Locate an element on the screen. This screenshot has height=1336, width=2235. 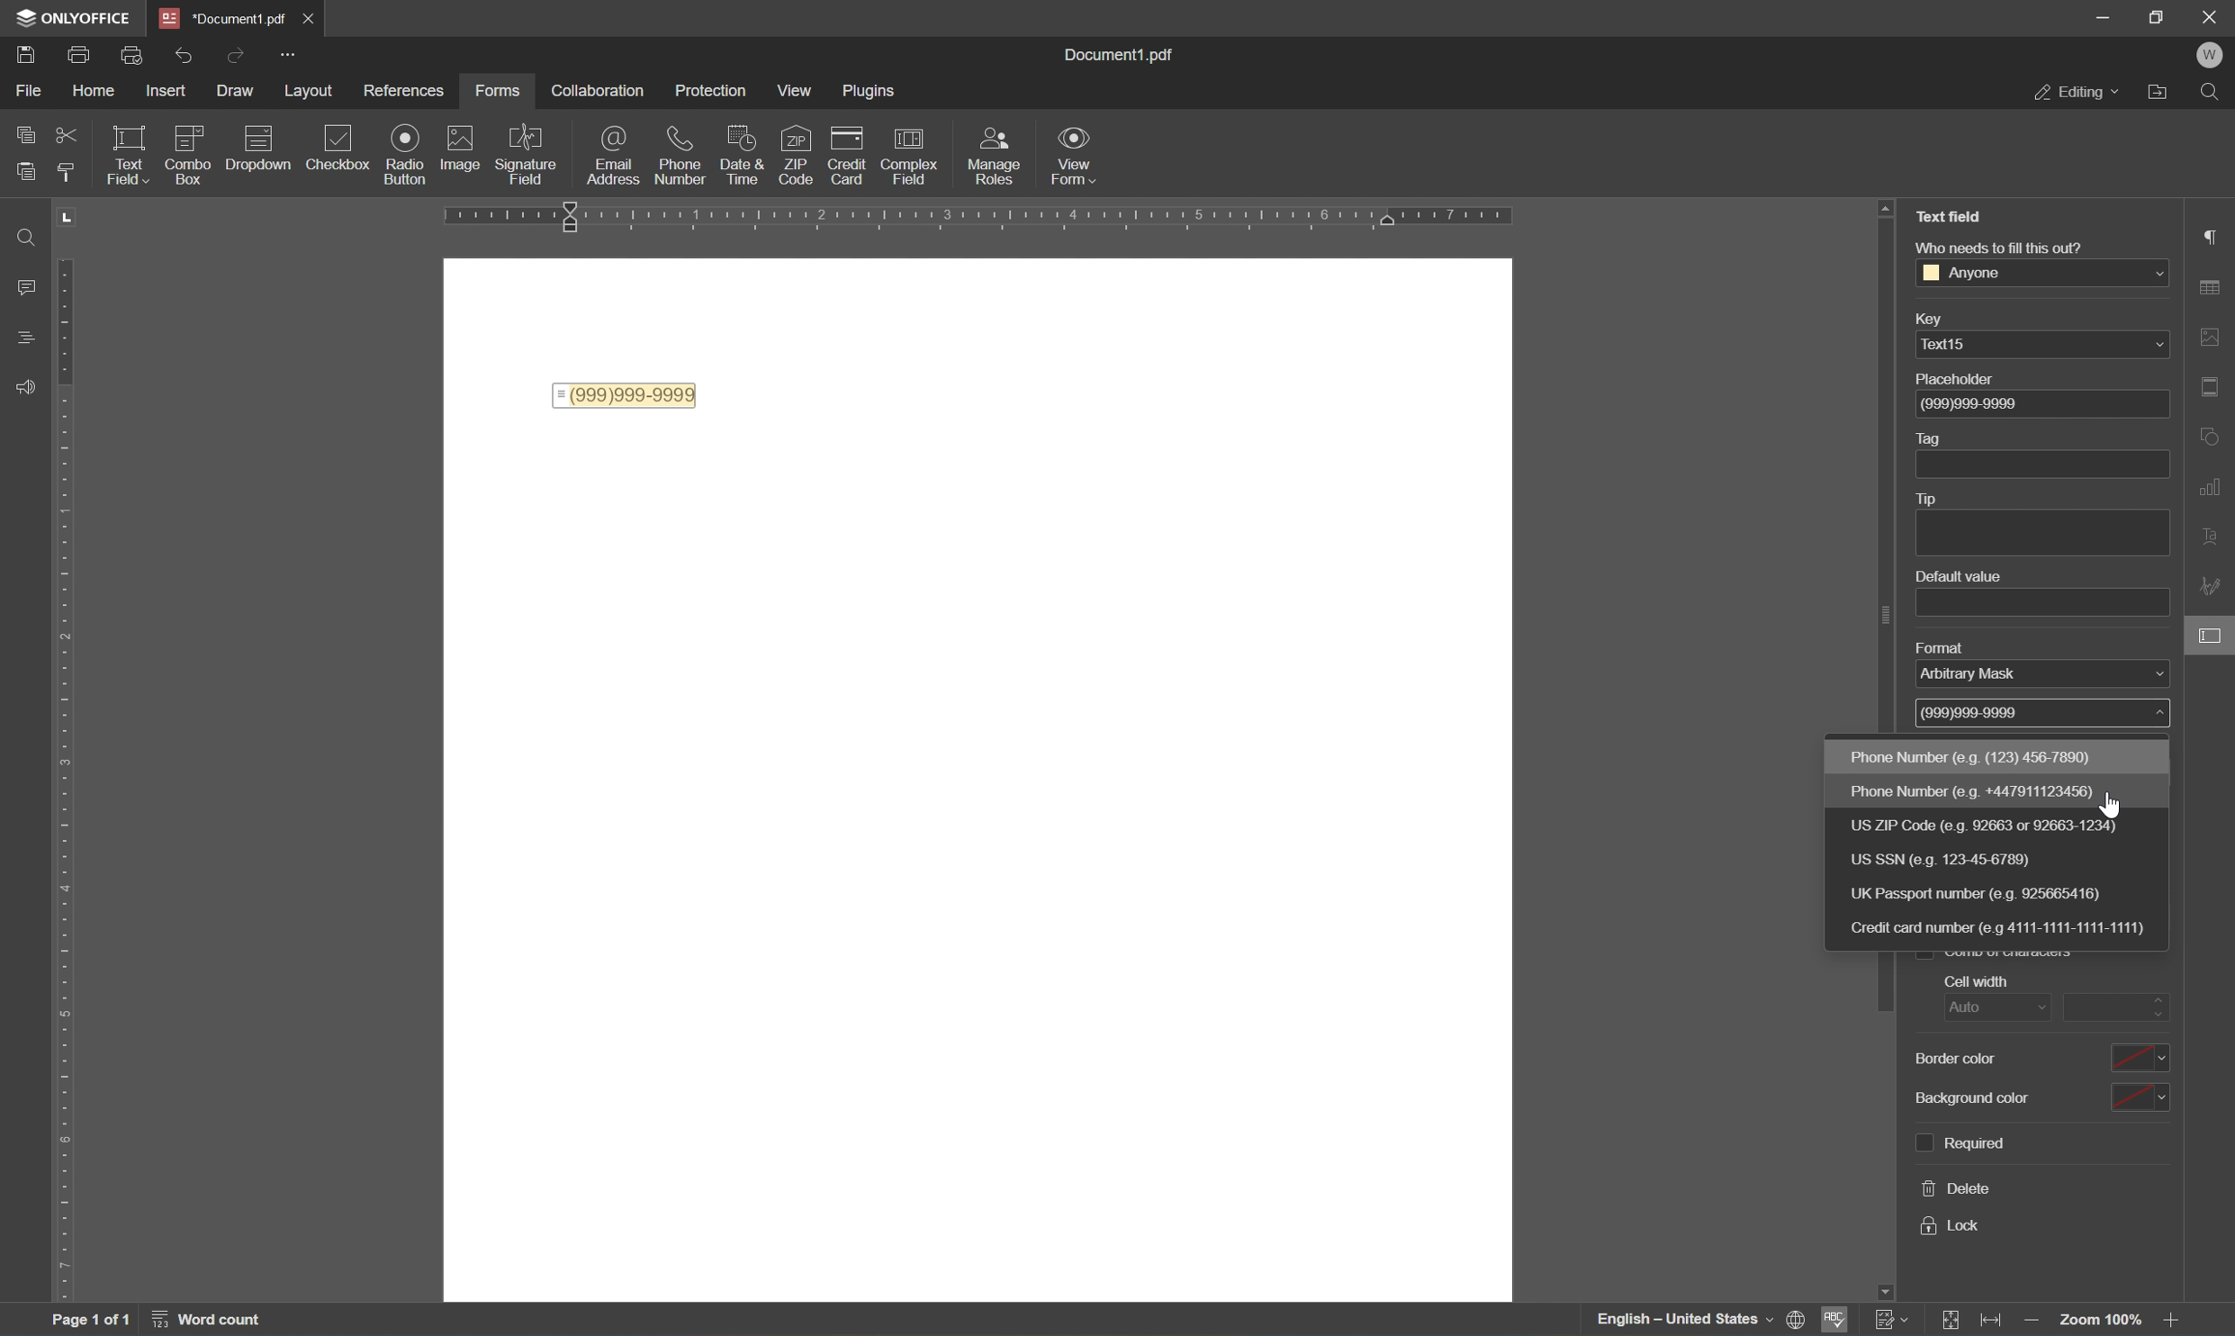
icon is located at coordinates (747, 147).